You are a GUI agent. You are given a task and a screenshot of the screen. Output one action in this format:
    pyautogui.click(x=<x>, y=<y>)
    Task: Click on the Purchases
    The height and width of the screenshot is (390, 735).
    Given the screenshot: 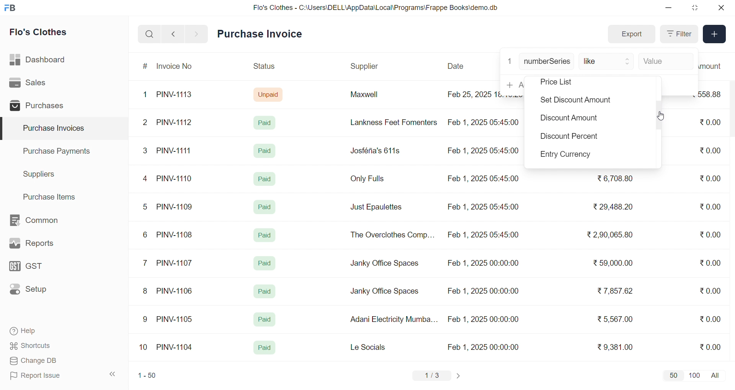 What is the action you would take?
    pyautogui.click(x=39, y=107)
    